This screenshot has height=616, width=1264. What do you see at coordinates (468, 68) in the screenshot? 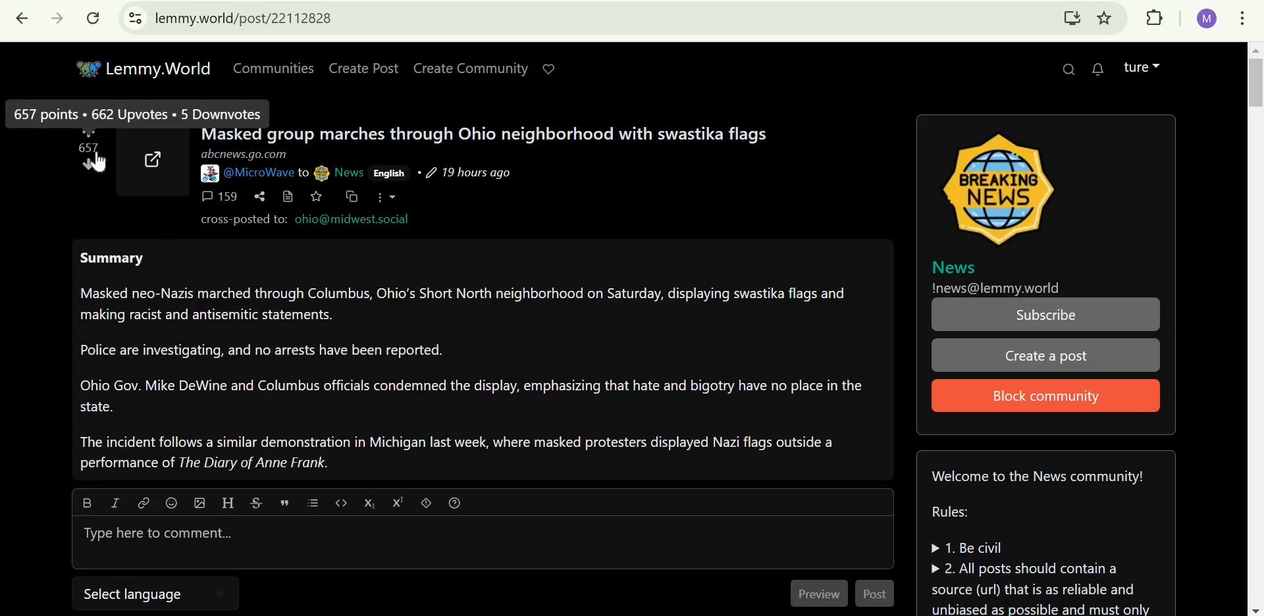
I see `create community` at bounding box center [468, 68].